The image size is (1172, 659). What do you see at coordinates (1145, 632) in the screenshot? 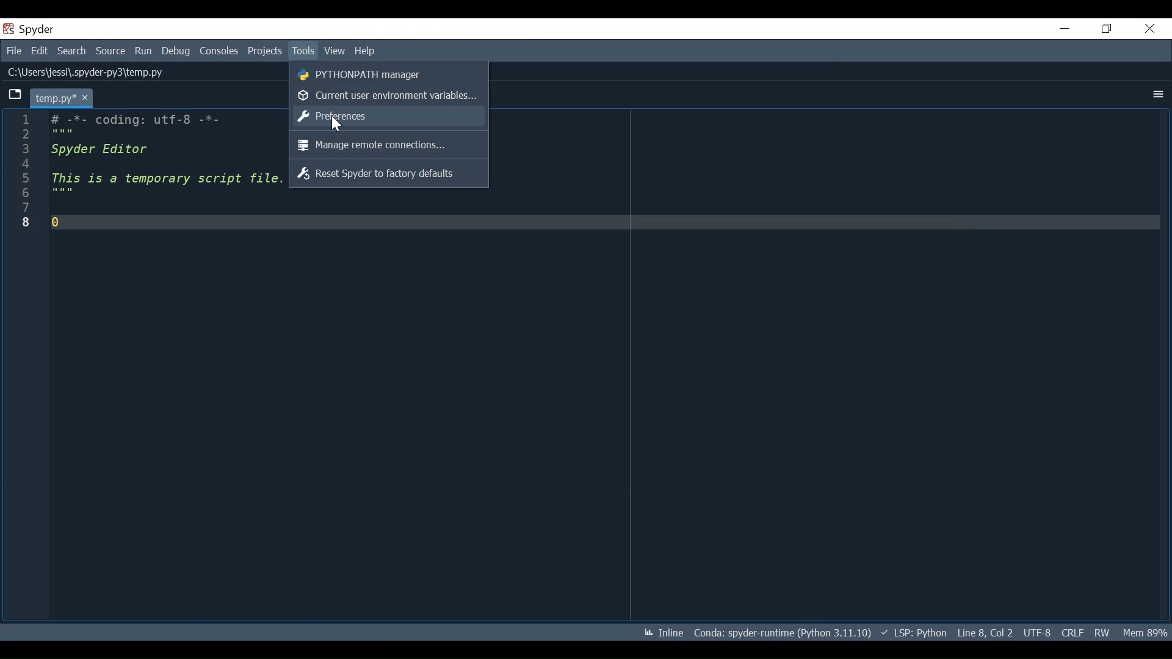
I see `Memory Usage` at bounding box center [1145, 632].